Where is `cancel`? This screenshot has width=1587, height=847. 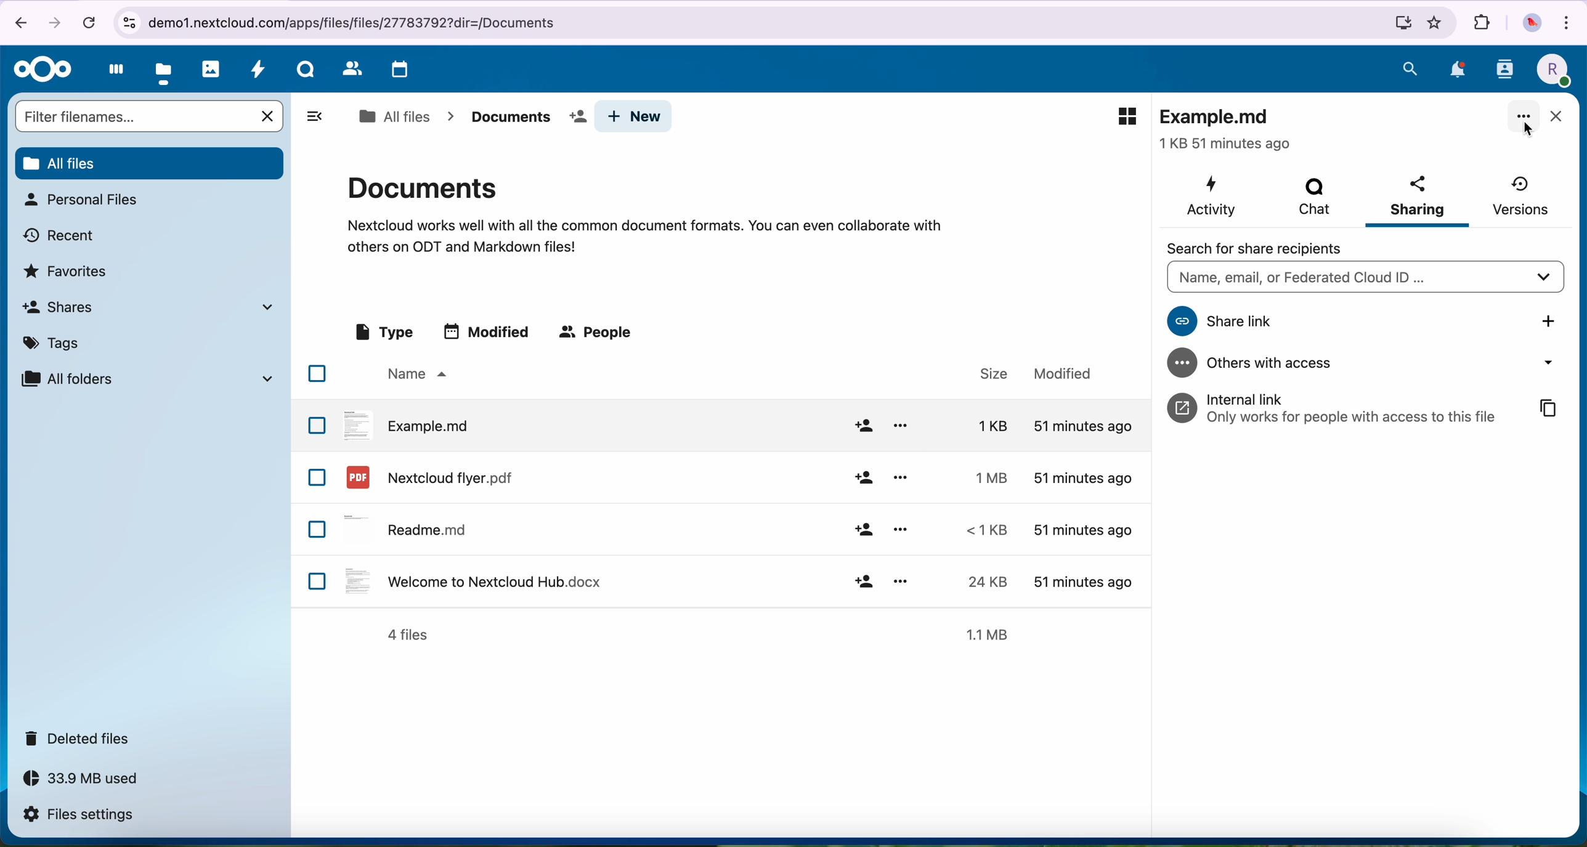 cancel is located at coordinates (88, 22).